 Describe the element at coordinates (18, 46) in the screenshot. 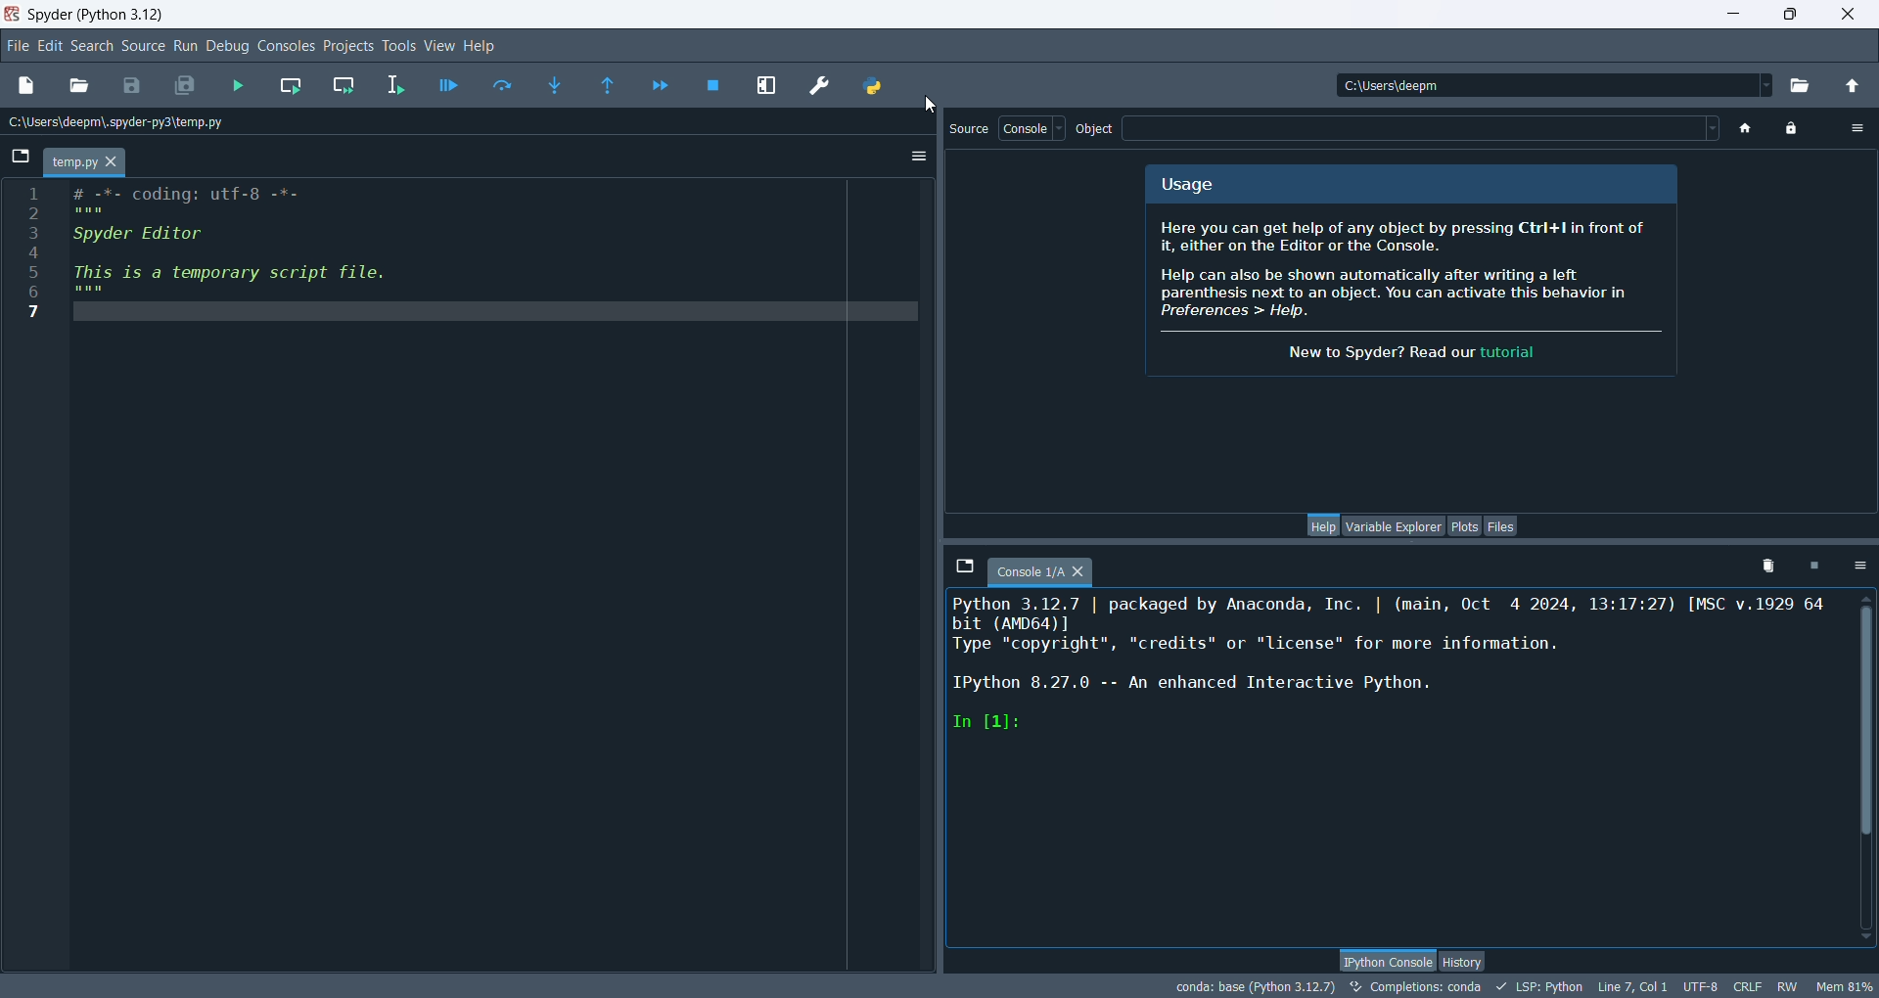

I see `file` at that location.